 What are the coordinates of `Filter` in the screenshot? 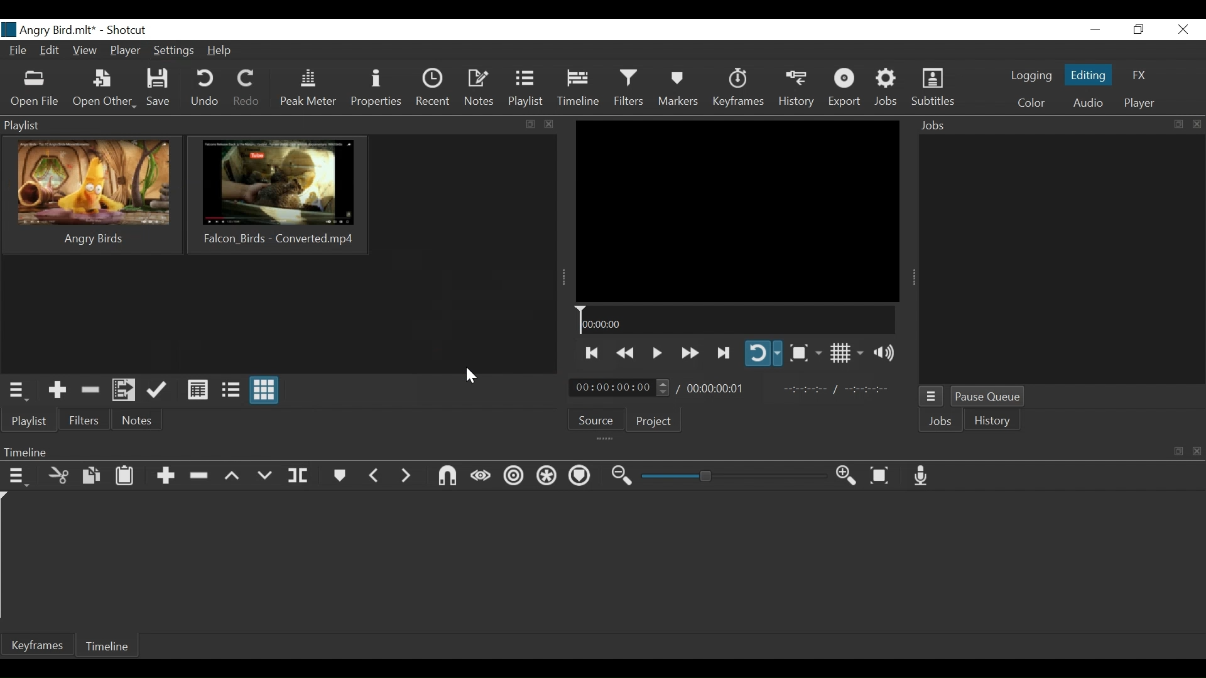 It's located at (629, 90).